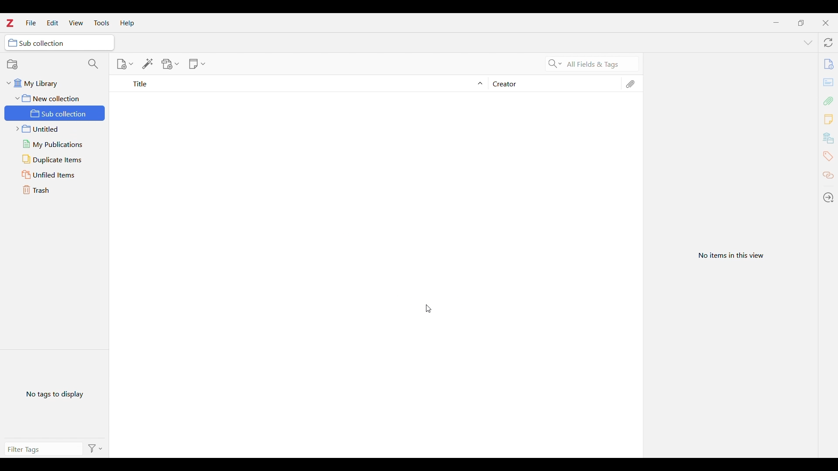 The image size is (838, 471). Describe the element at coordinates (808, 43) in the screenshot. I see `List all tabs` at that location.